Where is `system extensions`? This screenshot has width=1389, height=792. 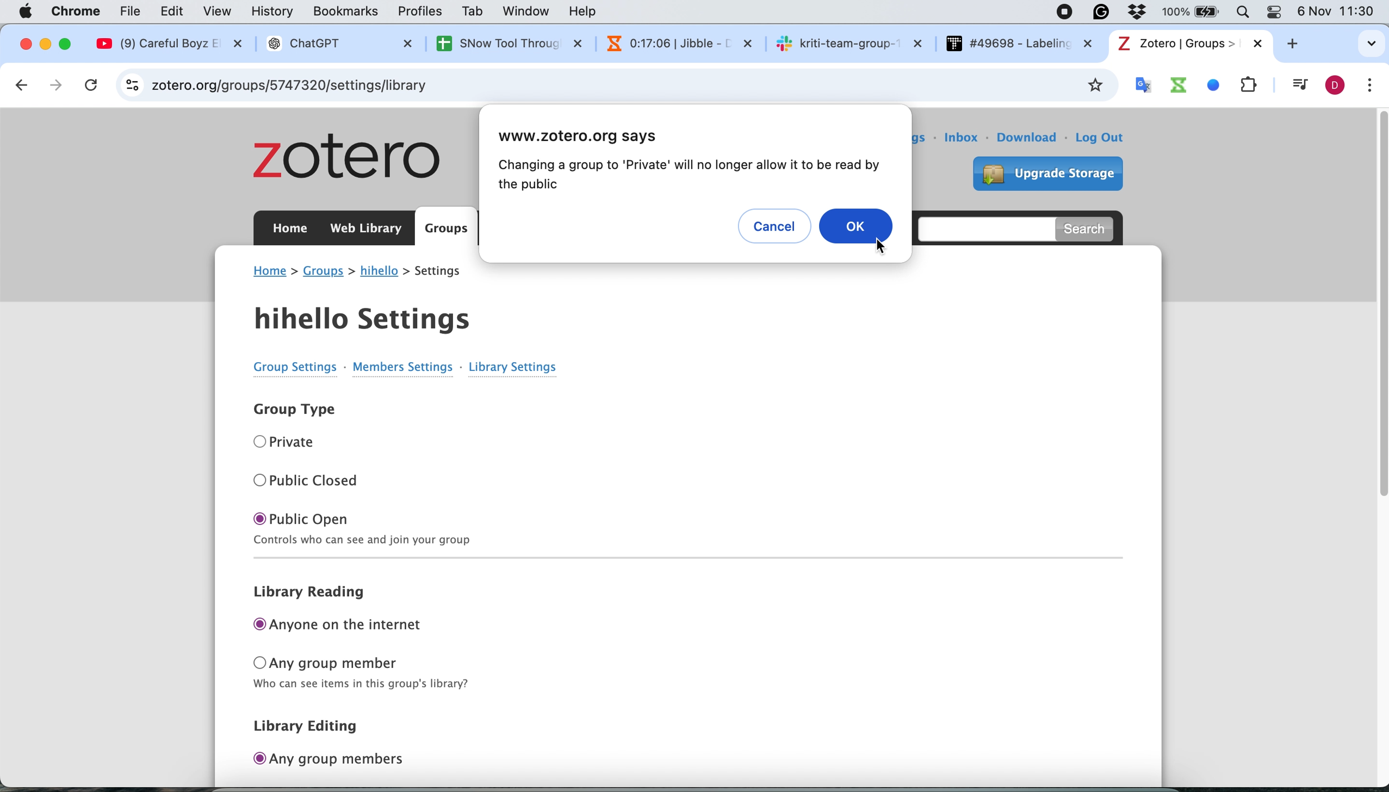
system extensions is located at coordinates (1202, 84).